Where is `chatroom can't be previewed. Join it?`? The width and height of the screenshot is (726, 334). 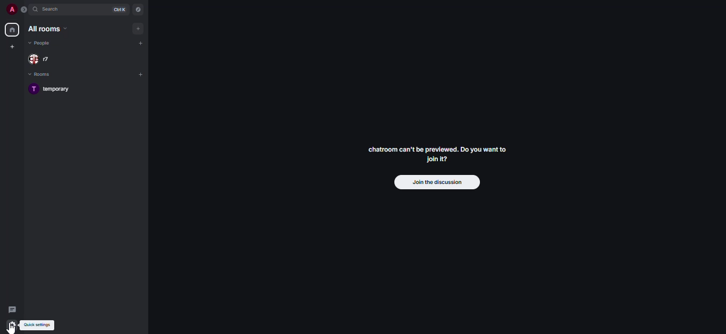 chatroom can't be previewed. Join it? is located at coordinates (441, 153).